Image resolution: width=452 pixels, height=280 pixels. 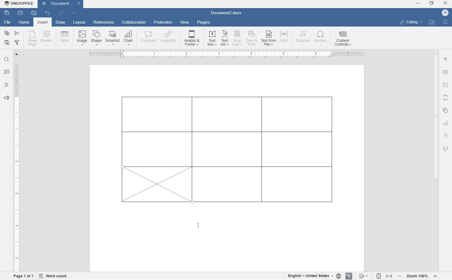 What do you see at coordinates (313, 277) in the screenshot?
I see `select text or document language` at bounding box center [313, 277].